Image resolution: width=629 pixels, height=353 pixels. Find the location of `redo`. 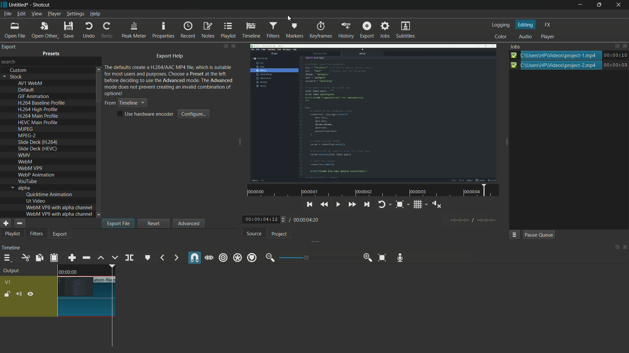

redo is located at coordinates (109, 31).